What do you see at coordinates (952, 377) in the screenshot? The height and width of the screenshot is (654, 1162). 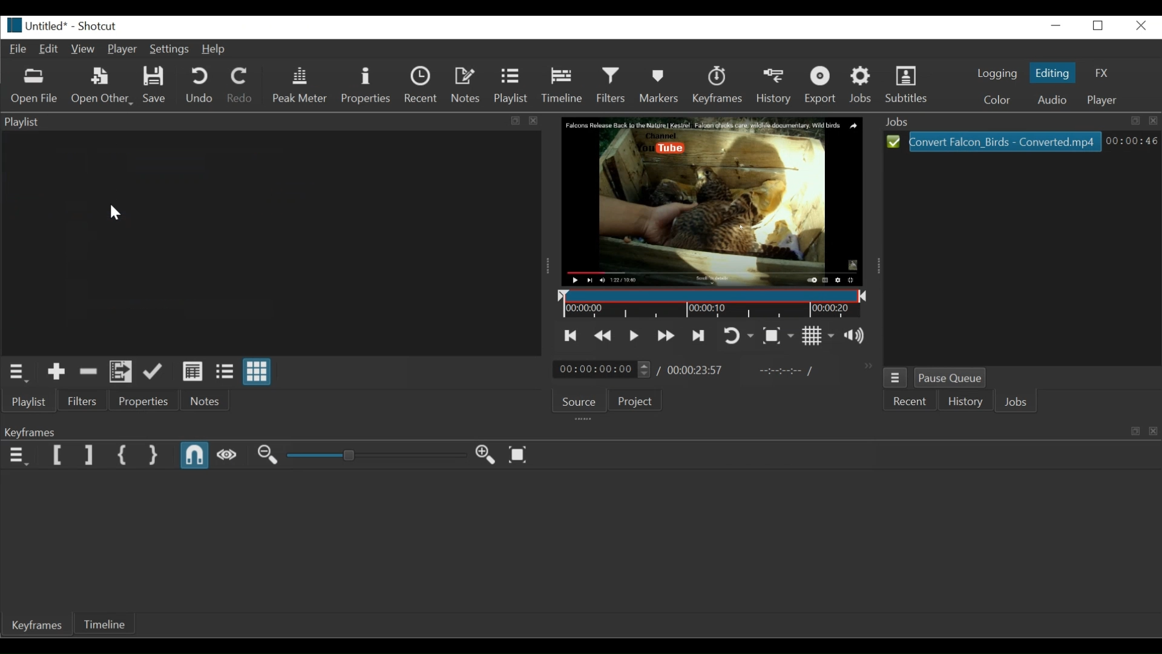 I see `Pause Queue` at bounding box center [952, 377].